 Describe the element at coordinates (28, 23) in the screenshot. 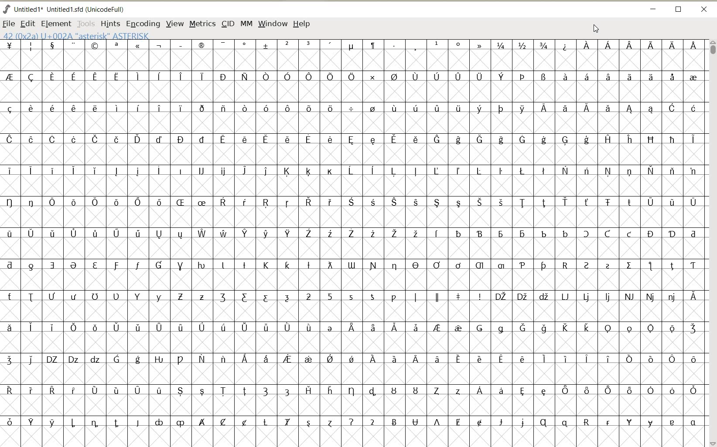

I see `EDIT` at that location.